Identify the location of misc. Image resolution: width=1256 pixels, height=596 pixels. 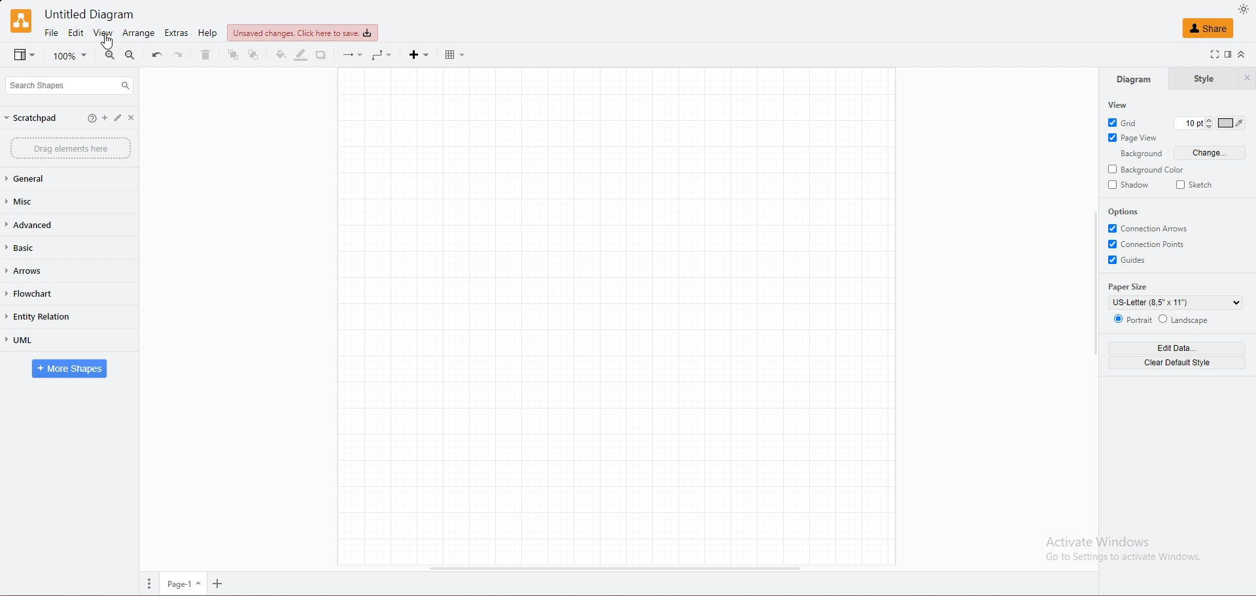
(43, 203).